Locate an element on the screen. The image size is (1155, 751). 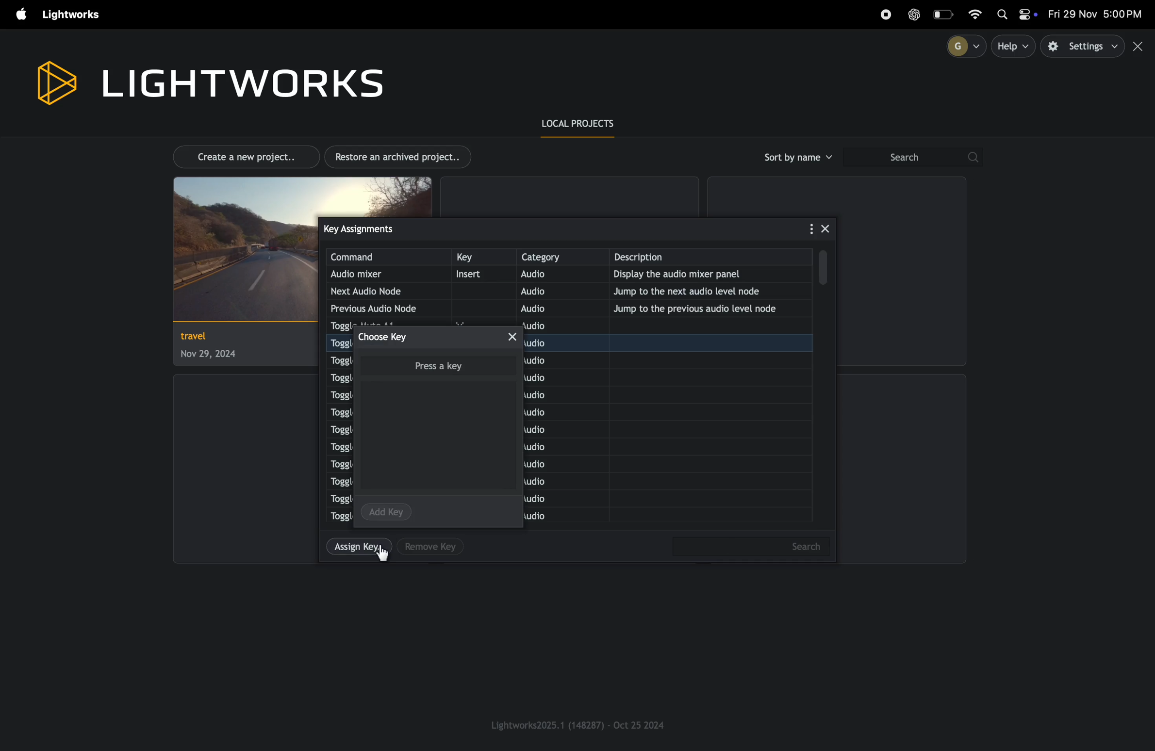
 is located at coordinates (748, 546).